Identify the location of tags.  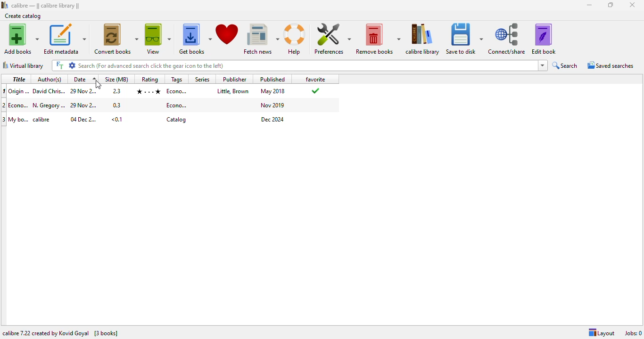
(176, 79).